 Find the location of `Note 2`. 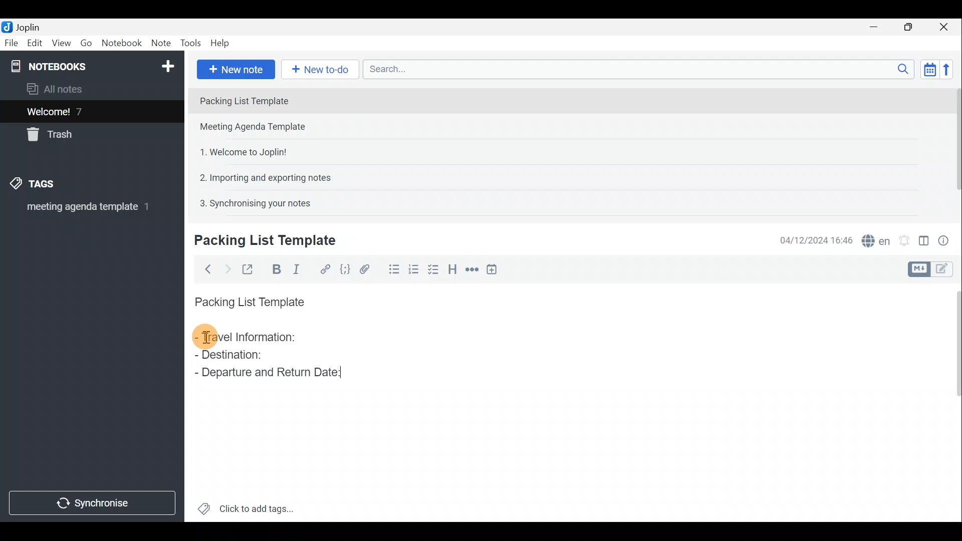

Note 2 is located at coordinates (263, 128).